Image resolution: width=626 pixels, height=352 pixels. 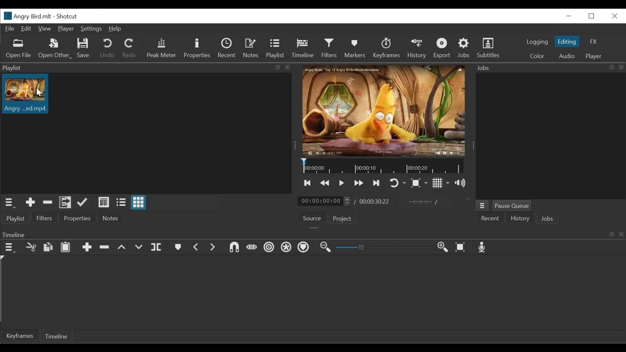 I want to click on Markers, so click(x=355, y=47).